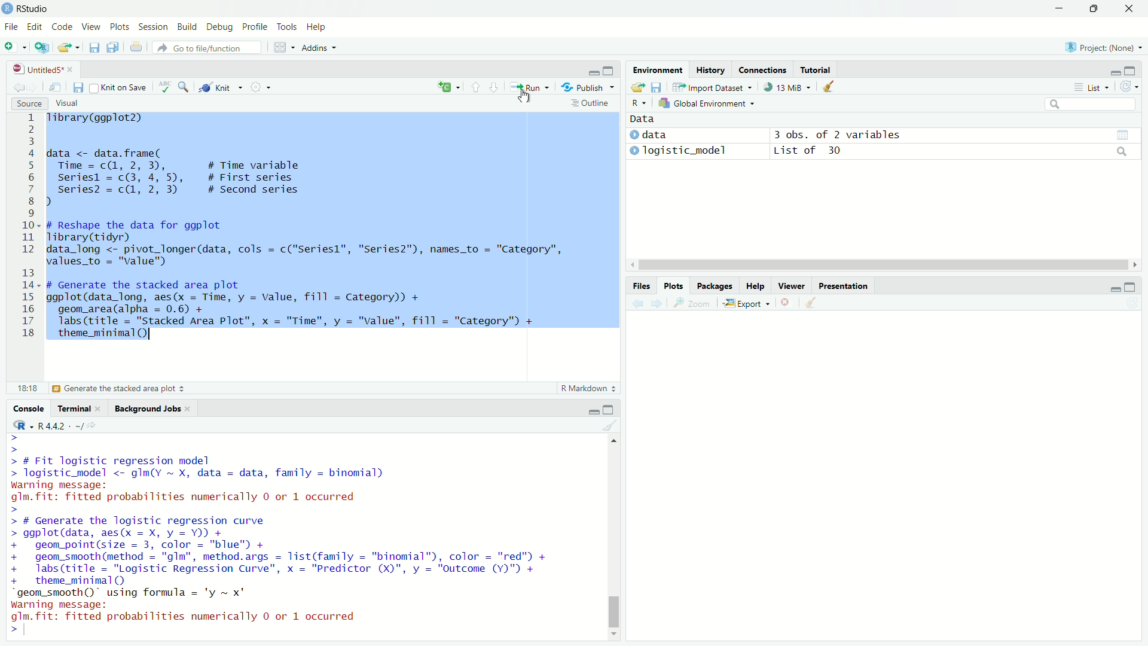 This screenshot has height=646, width=1148. I want to click on Files, so click(637, 285).